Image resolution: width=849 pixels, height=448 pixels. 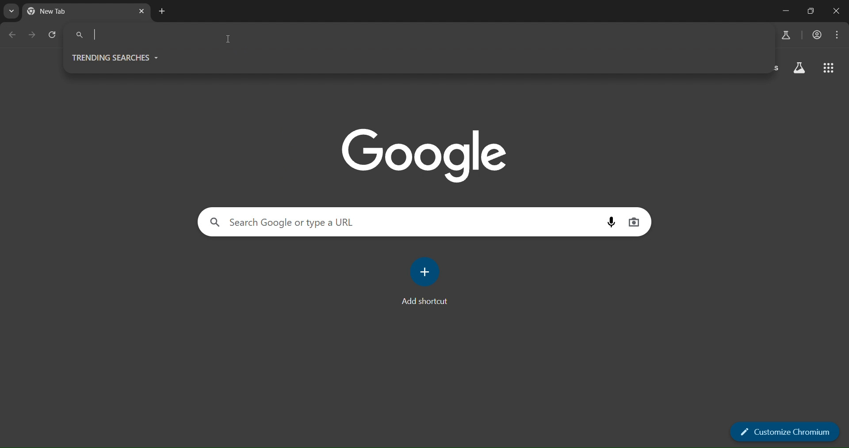 I want to click on voice search, so click(x=615, y=222).